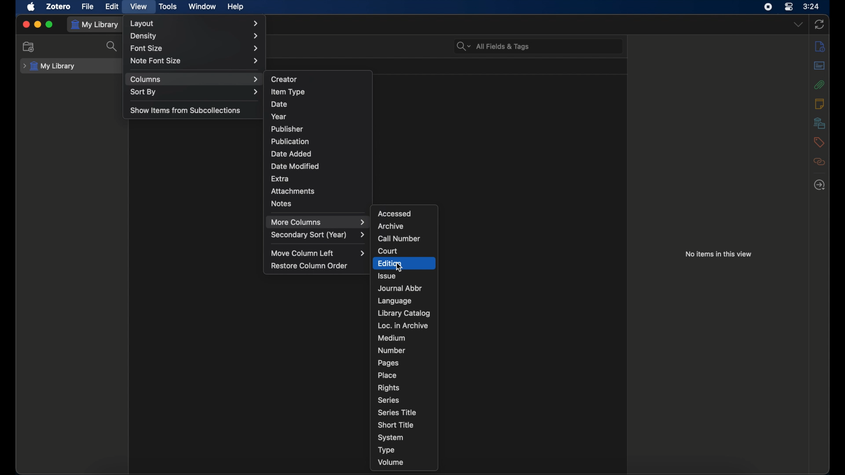 The image size is (845, 475). Describe the element at coordinates (291, 154) in the screenshot. I see `date added` at that location.